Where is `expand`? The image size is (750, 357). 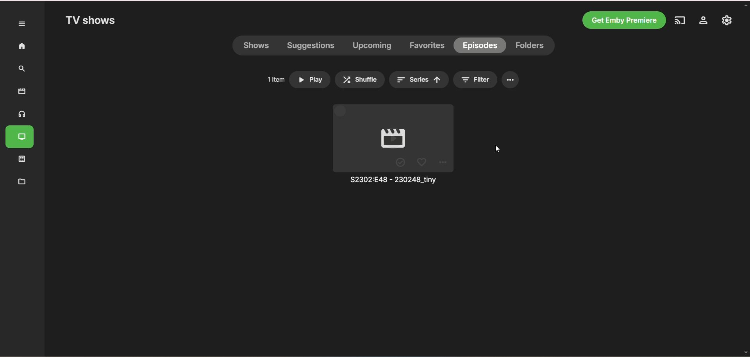
expand is located at coordinates (21, 23).